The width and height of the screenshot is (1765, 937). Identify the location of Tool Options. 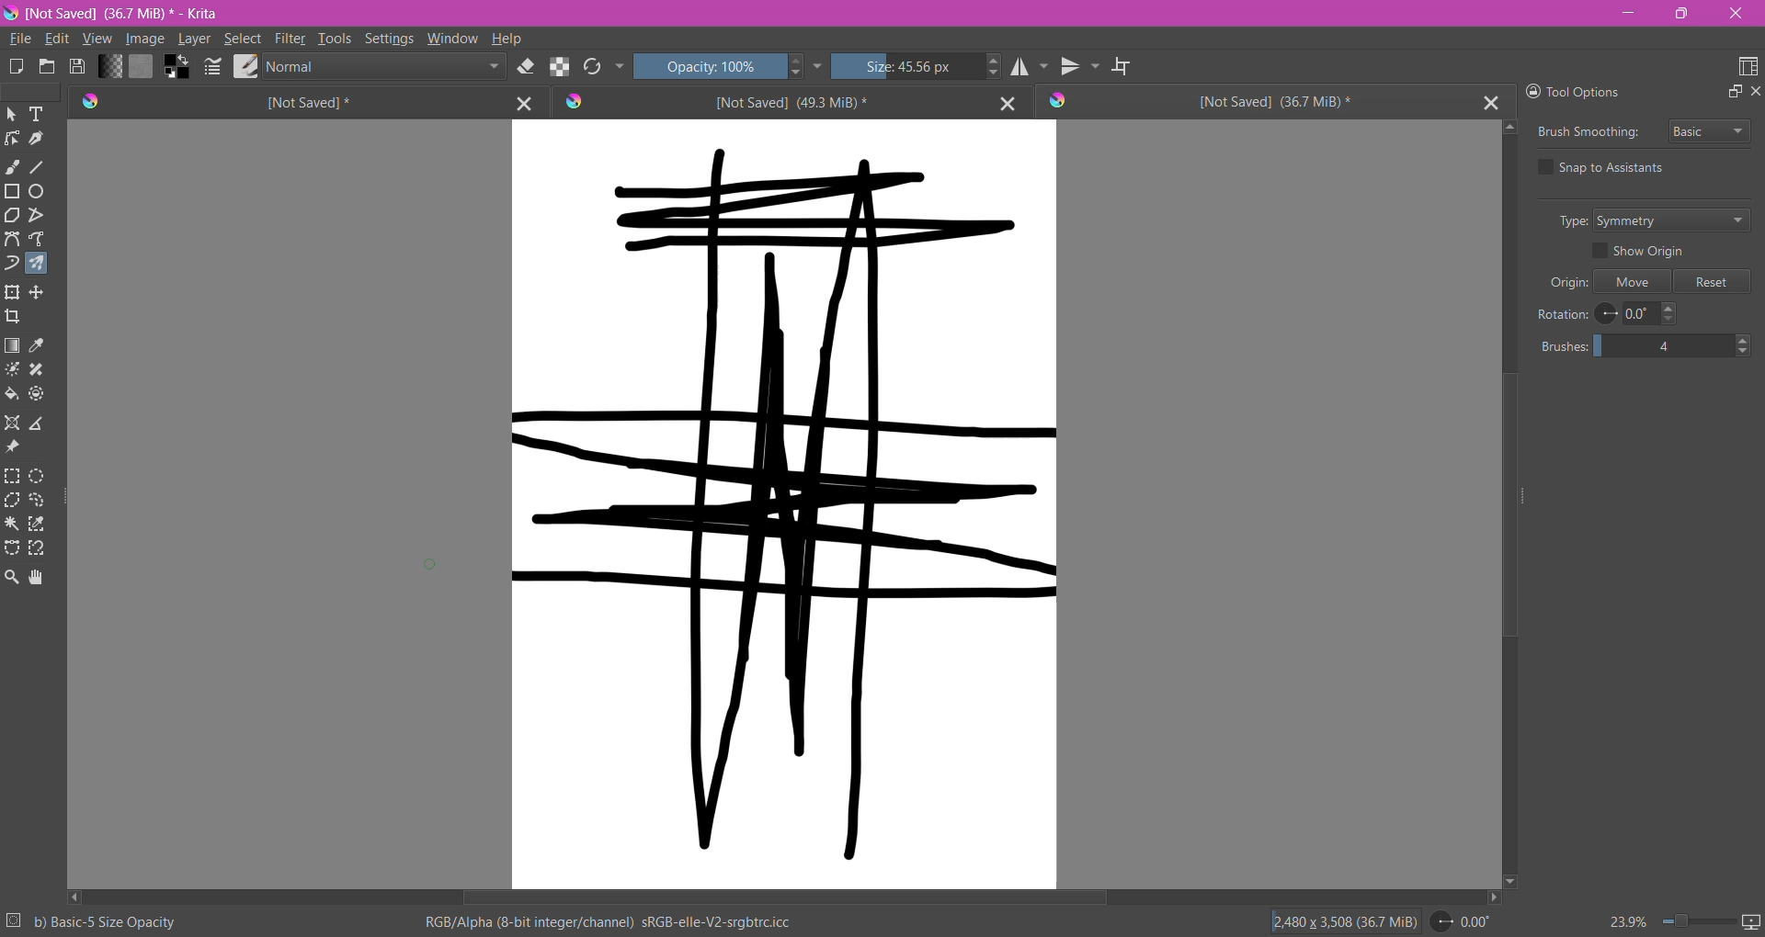
(1585, 90).